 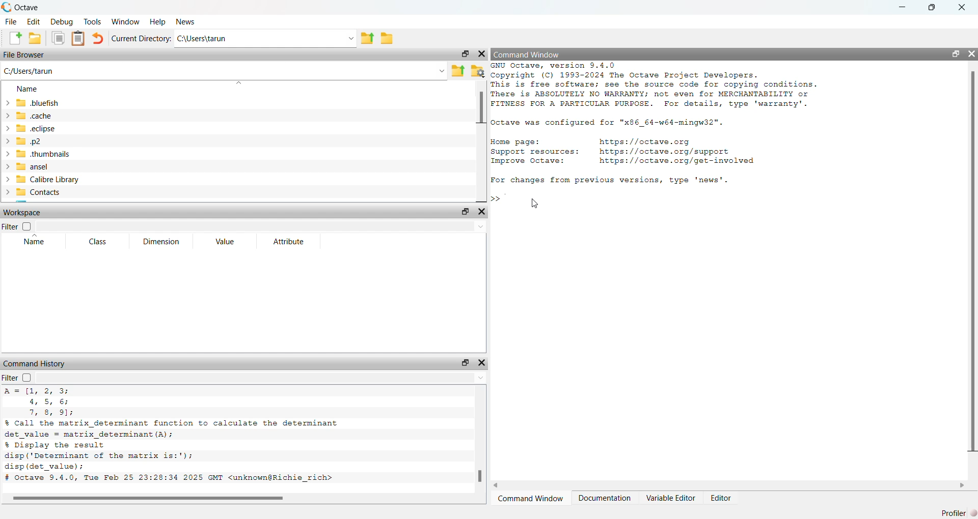 I want to click on off, so click(x=29, y=226).